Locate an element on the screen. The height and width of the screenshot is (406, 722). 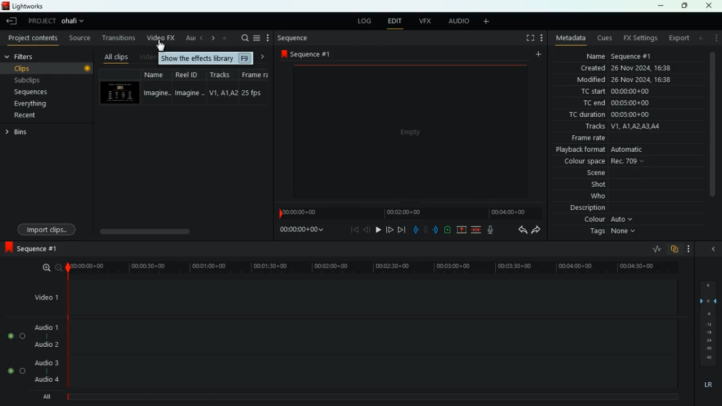
cues is located at coordinates (605, 38).